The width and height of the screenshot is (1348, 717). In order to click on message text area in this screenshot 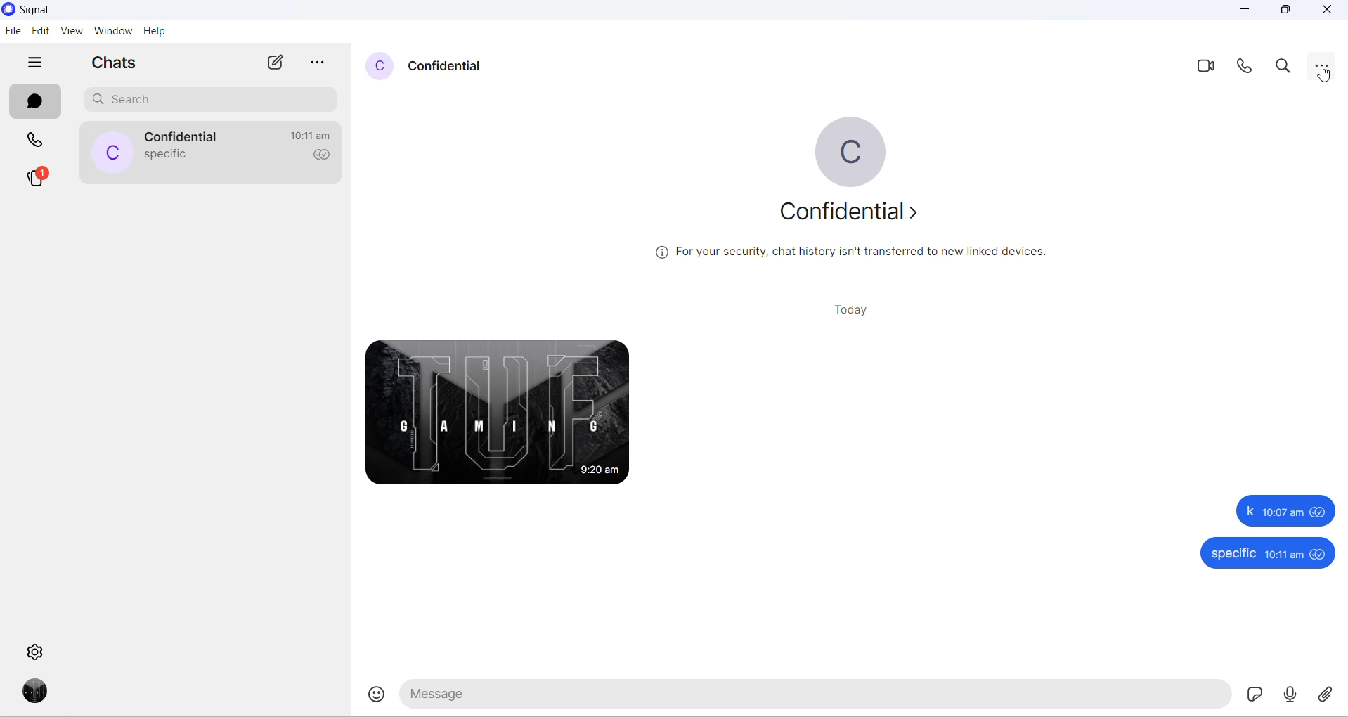, I will do `click(812, 697)`.